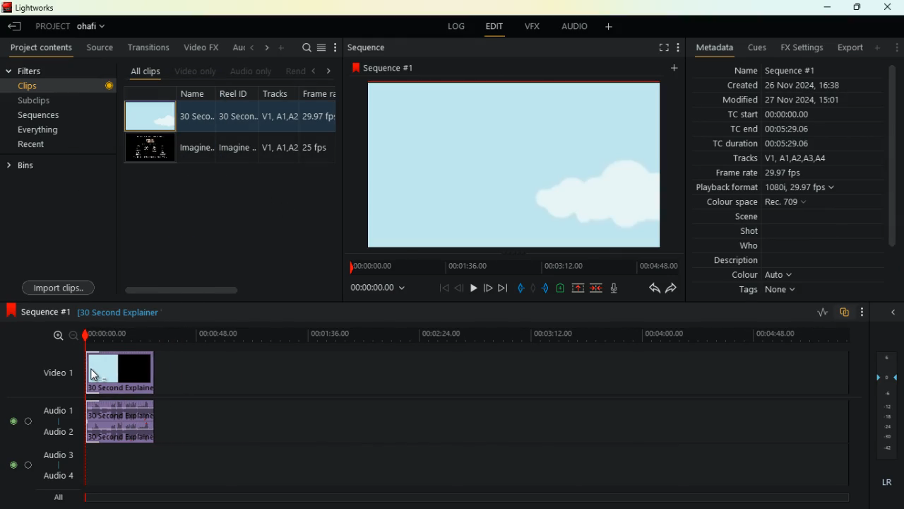  Describe the element at coordinates (297, 71) in the screenshot. I see `rend` at that location.